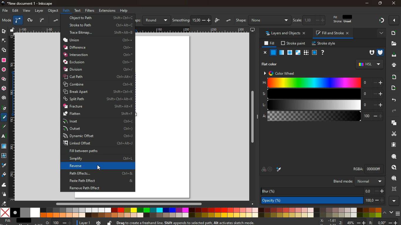  Describe the element at coordinates (229, 21) in the screenshot. I see `dots` at that location.